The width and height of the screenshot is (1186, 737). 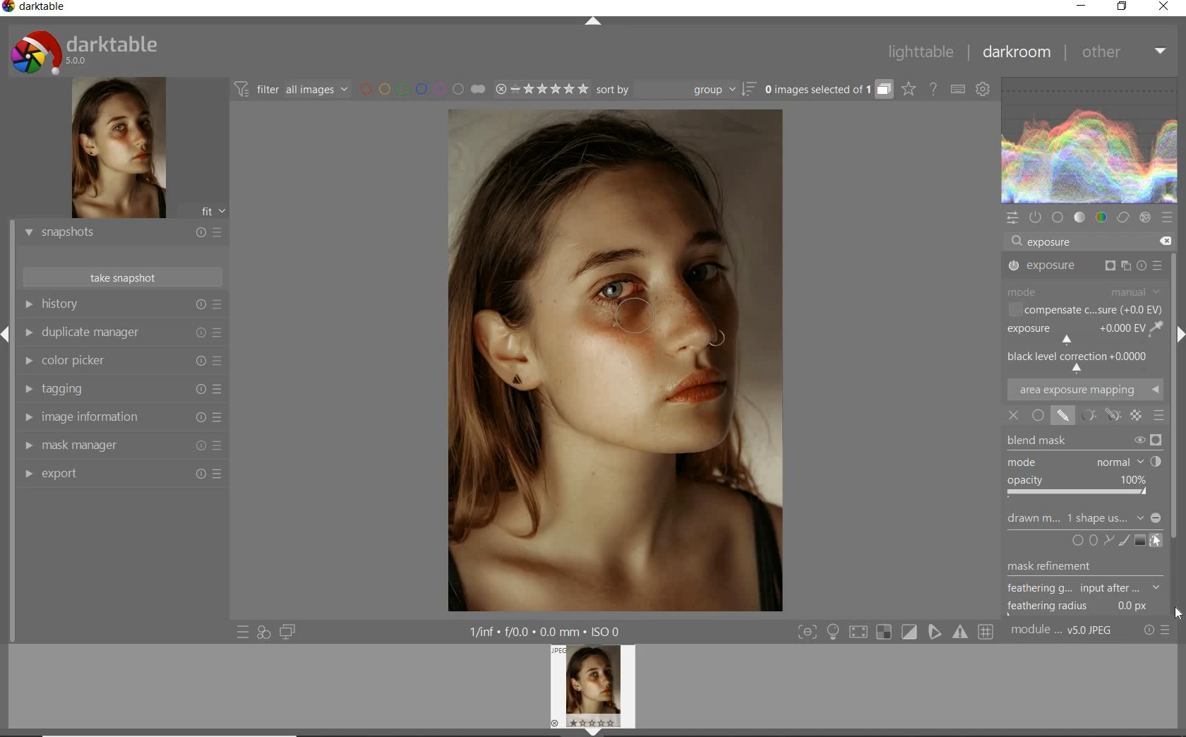 What do you see at coordinates (957, 90) in the screenshot?
I see `set keyboard shortcuts` at bounding box center [957, 90].